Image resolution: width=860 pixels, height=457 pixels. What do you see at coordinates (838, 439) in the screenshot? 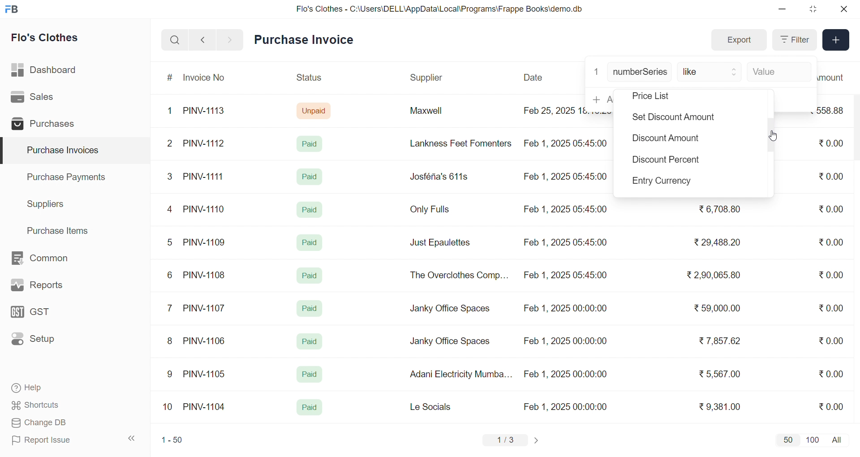
I see `all` at bounding box center [838, 439].